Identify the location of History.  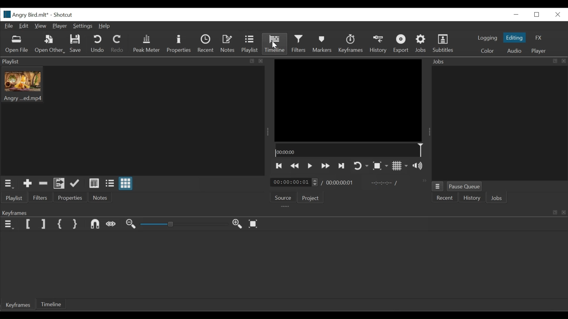
(379, 44).